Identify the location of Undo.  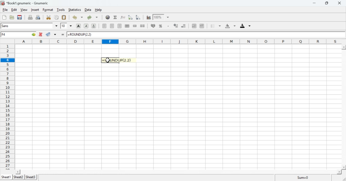
(75, 17).